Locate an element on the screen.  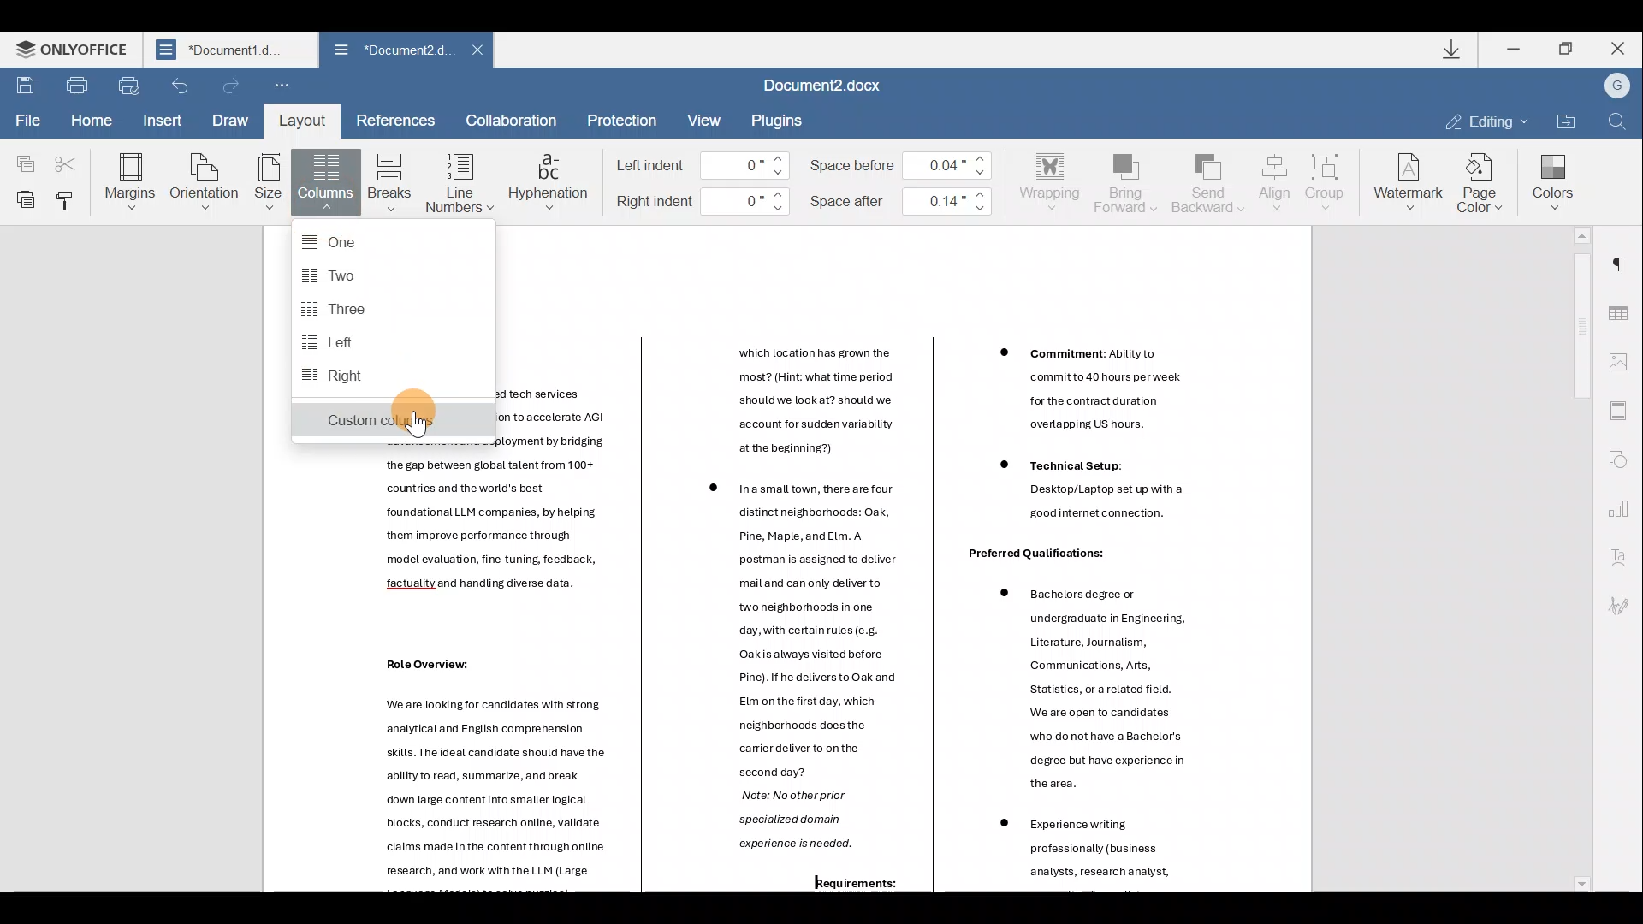
 is located at coordinates (415, 664).